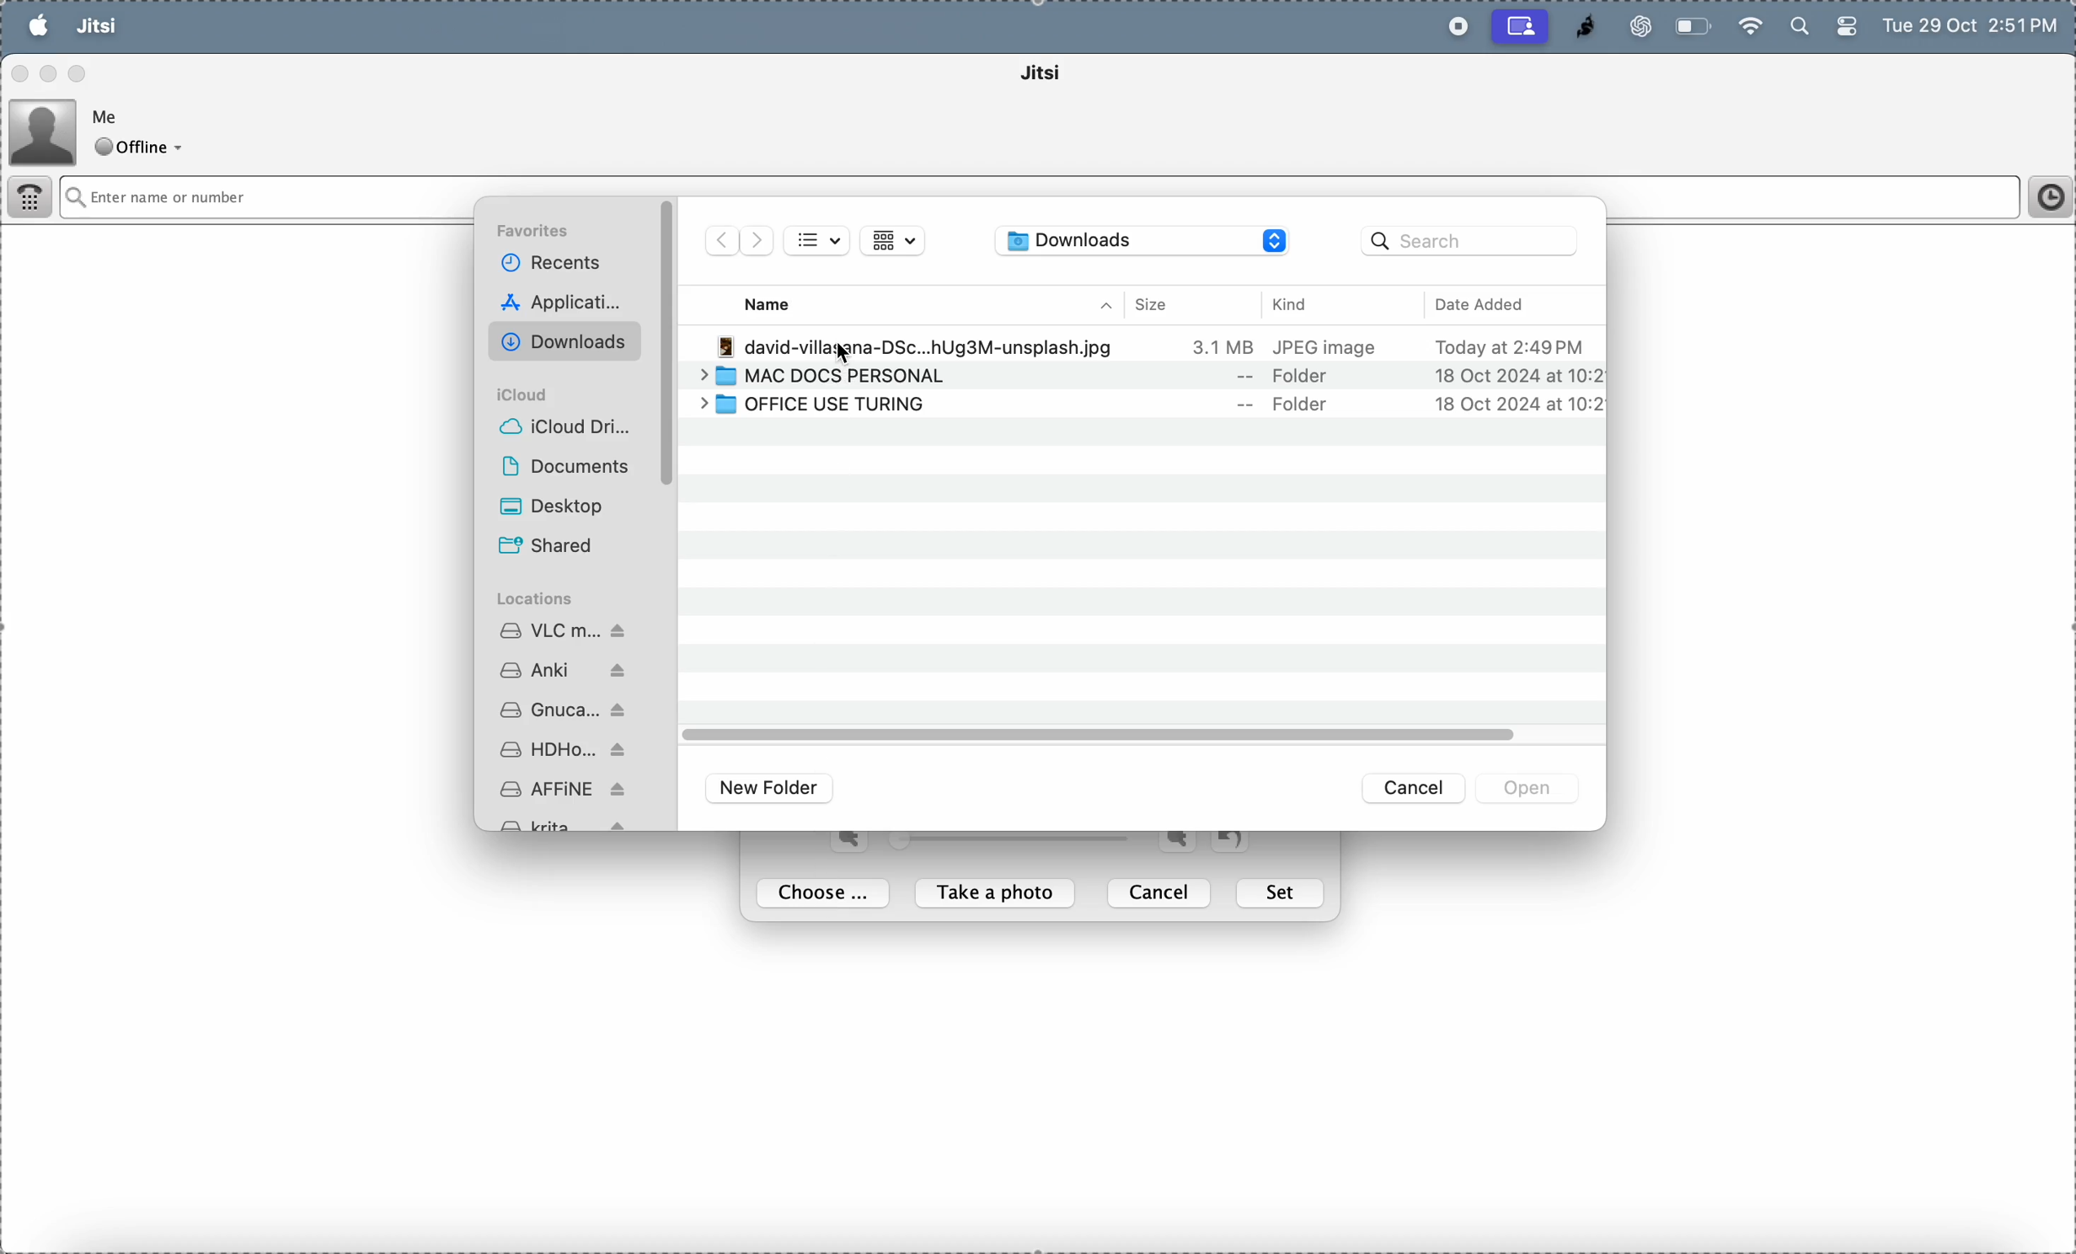 This screenshot has height=1254, width=2076. What do you see at coordinates (228, 27) in the screenshot?
I see `tools` at bounding box center [228, 27].